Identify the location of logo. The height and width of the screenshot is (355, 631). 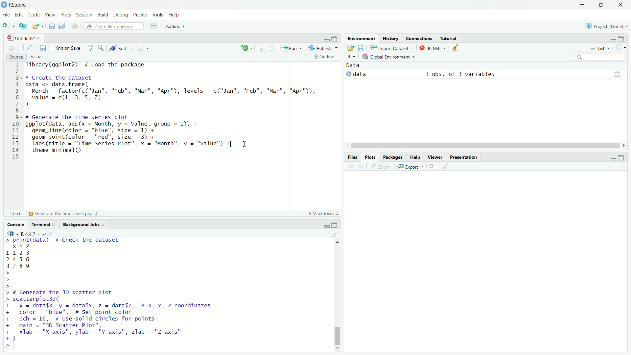
(4, 5).